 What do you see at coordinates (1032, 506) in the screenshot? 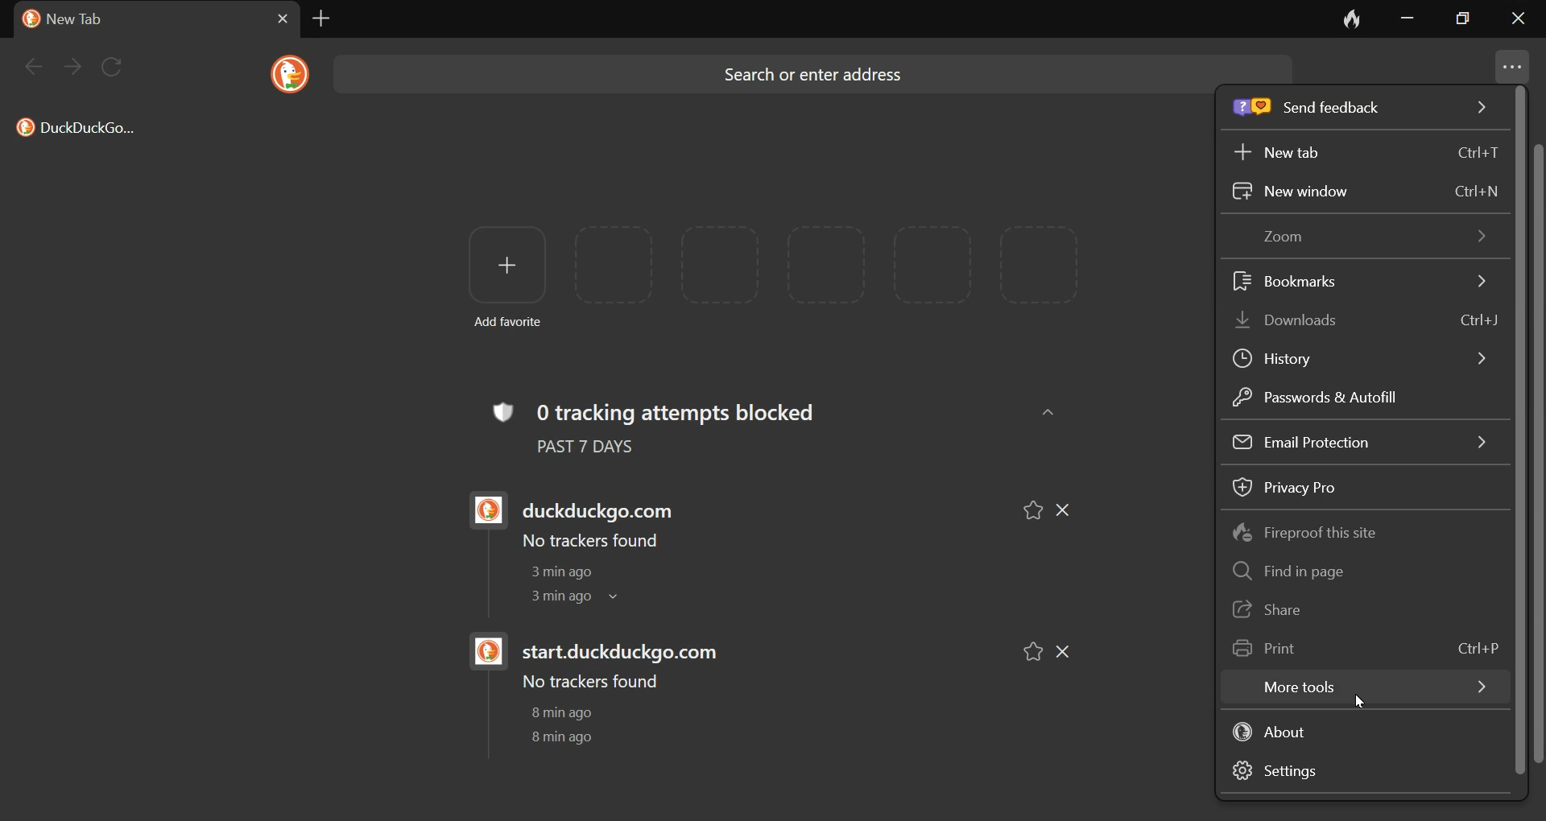
I see `favorites` at bounding box center [1032, 506].